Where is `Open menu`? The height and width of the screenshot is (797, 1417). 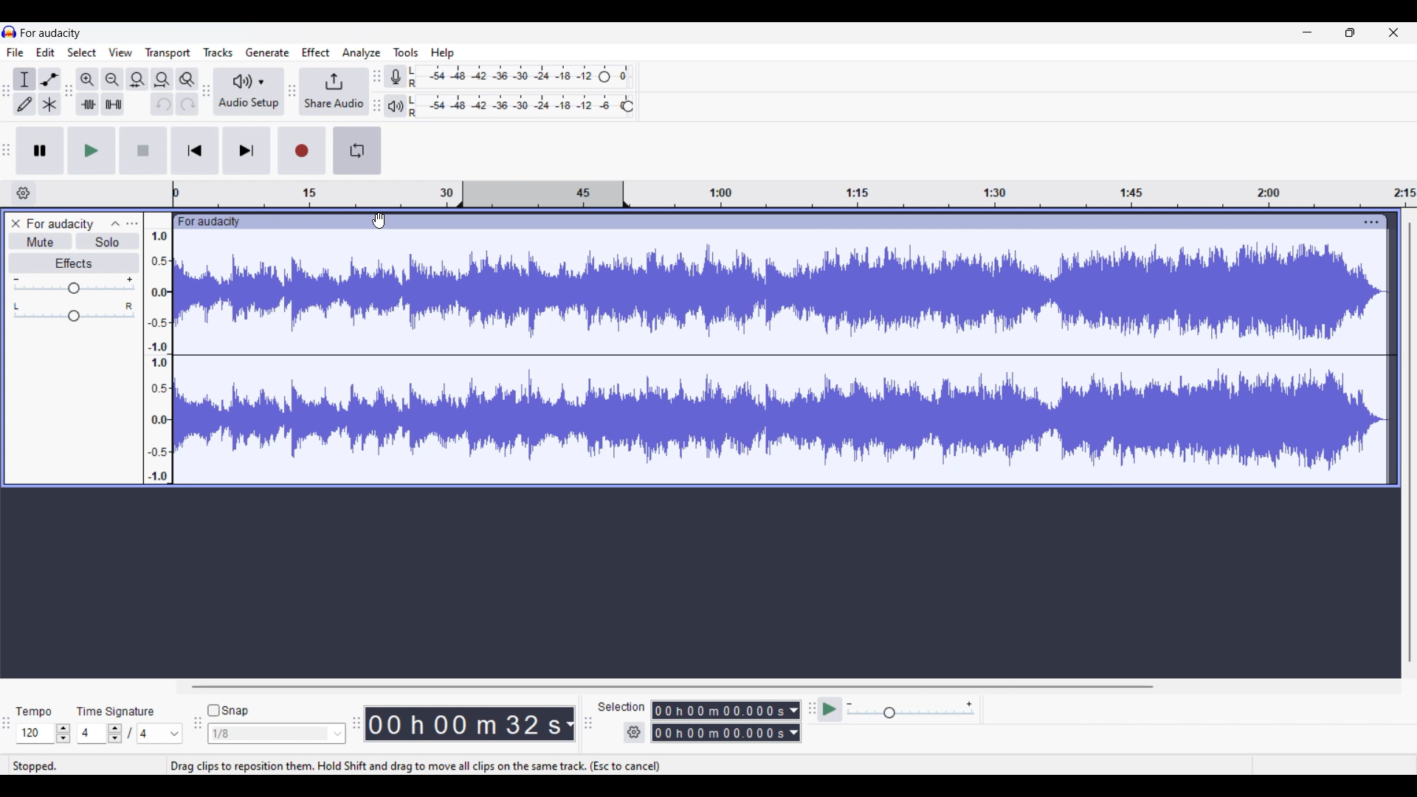 Open menu is located at coordinates (132, 224).